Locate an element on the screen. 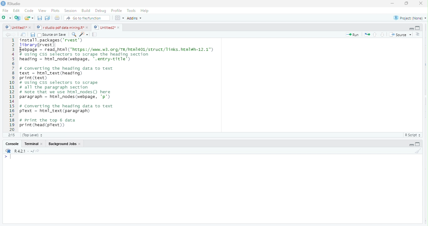 The width and height of the screenshot is (428, 226). run is located at coordinates (353, 35).